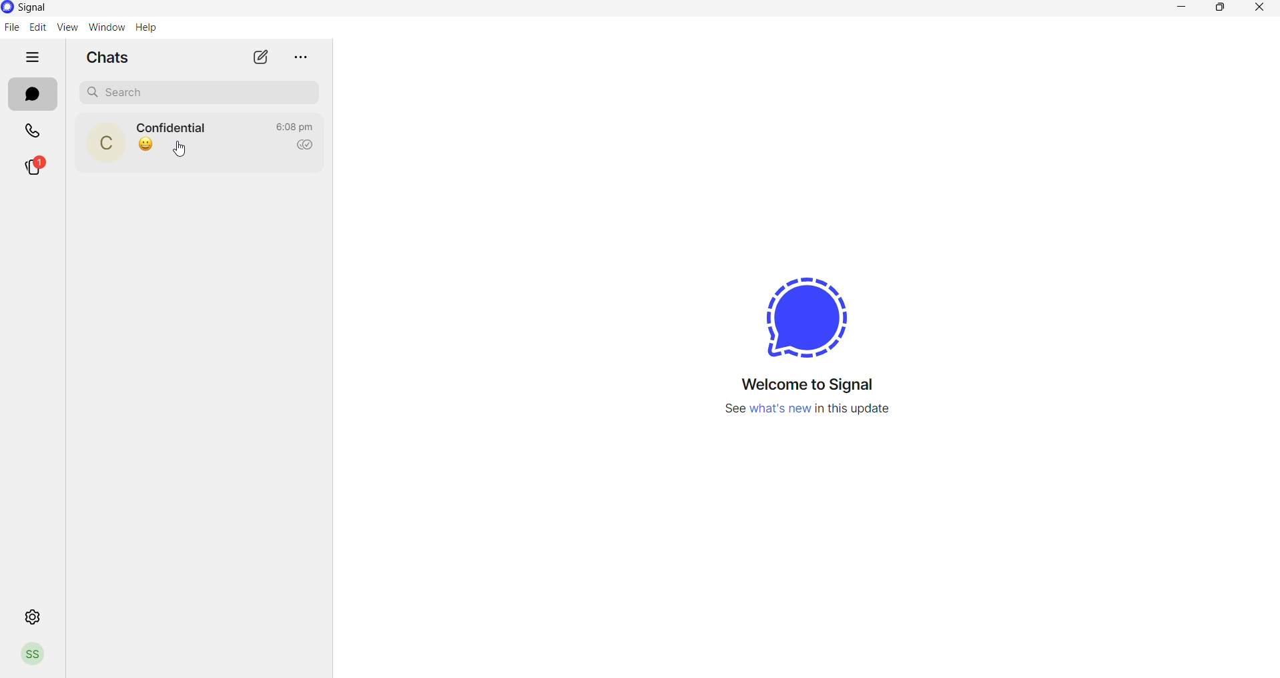 The height and width of the screenshot is (678, 1280). I want to click on maximize, so click(1223, 10).